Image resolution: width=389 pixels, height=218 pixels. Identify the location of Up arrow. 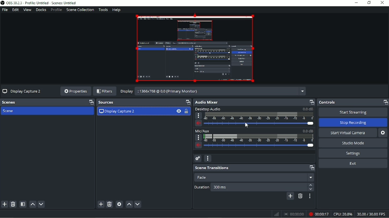
(310, 185).